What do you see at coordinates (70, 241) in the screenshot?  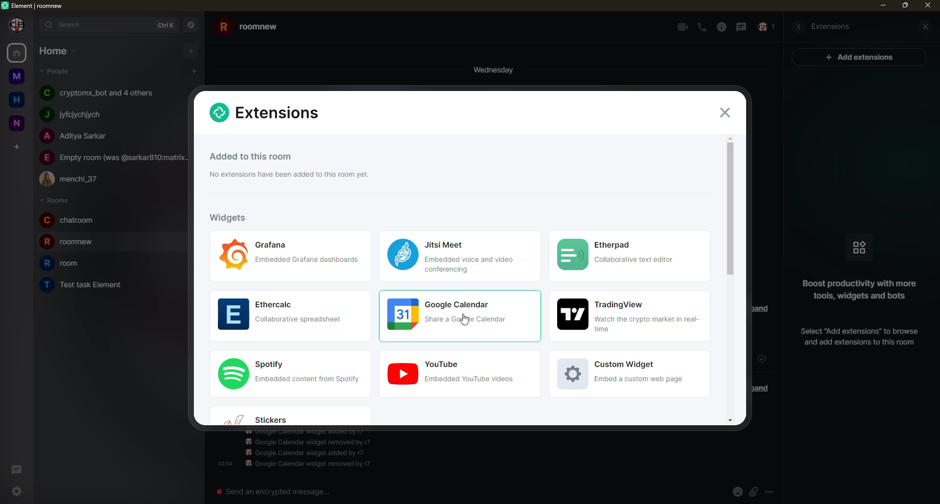 I see `room` at bounding box center [70, 241].